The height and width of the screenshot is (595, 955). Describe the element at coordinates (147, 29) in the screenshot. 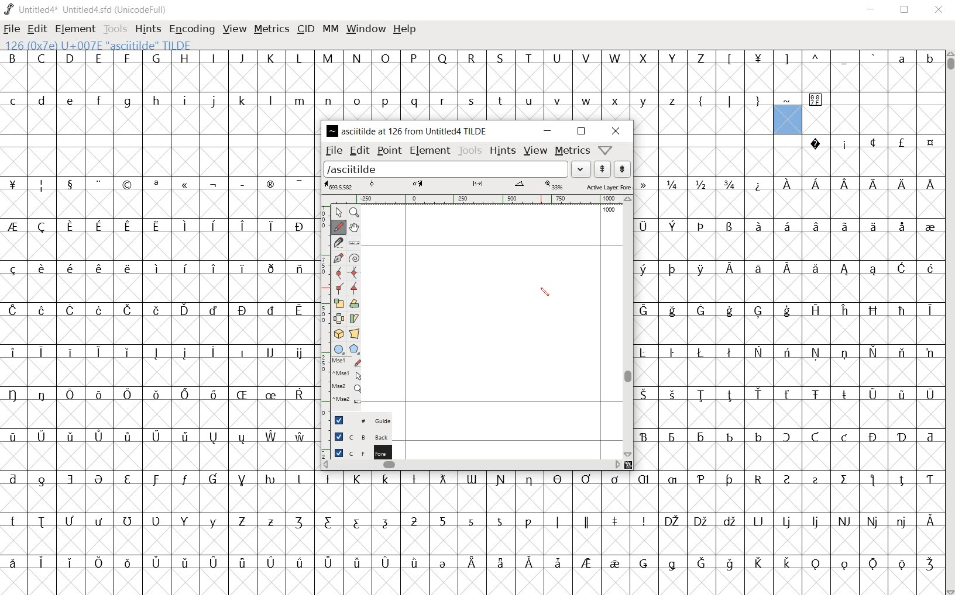

I see `HINTS` at that location.